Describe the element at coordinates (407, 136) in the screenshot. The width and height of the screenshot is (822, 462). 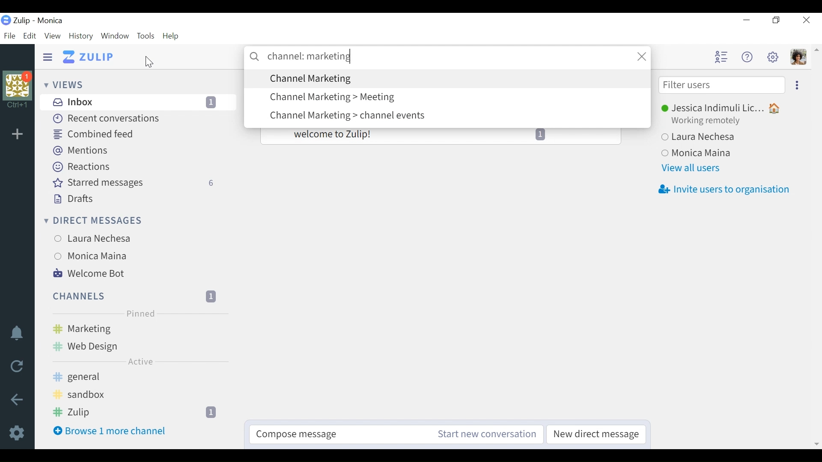
I see `welcome to Zulip!` at that location.